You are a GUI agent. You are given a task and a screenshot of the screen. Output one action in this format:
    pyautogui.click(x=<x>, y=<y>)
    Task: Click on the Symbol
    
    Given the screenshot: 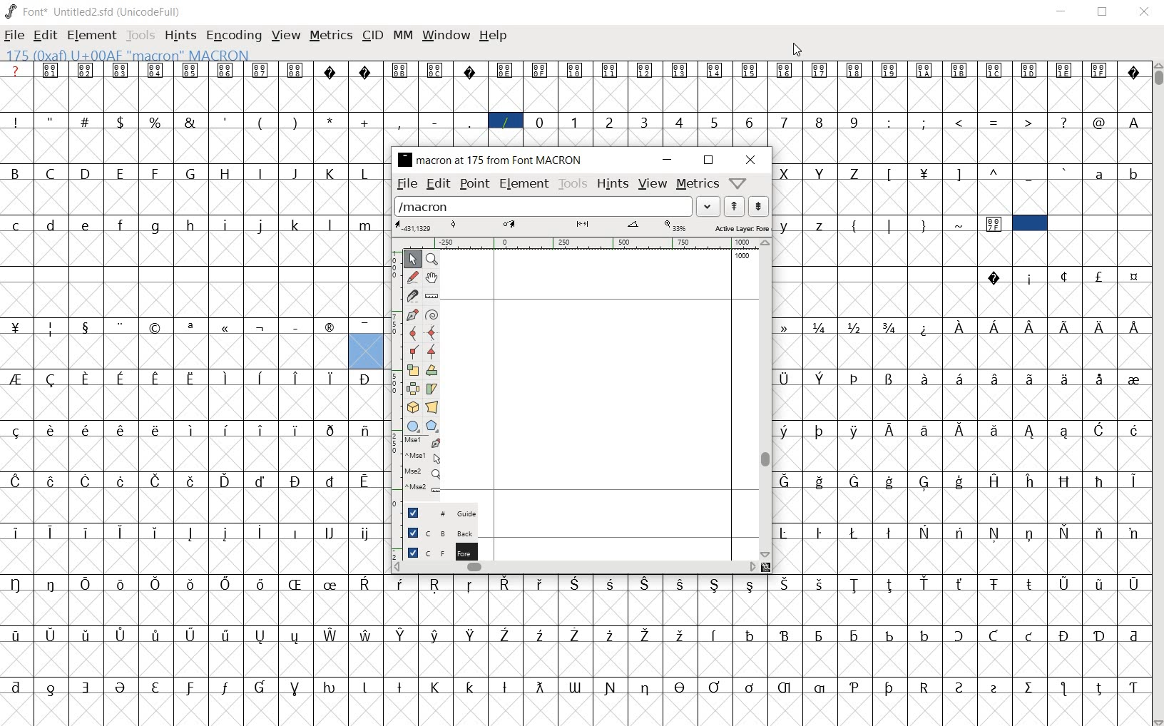 What is the action you would take?
    pyautogui.click(x=88, y=583)
    